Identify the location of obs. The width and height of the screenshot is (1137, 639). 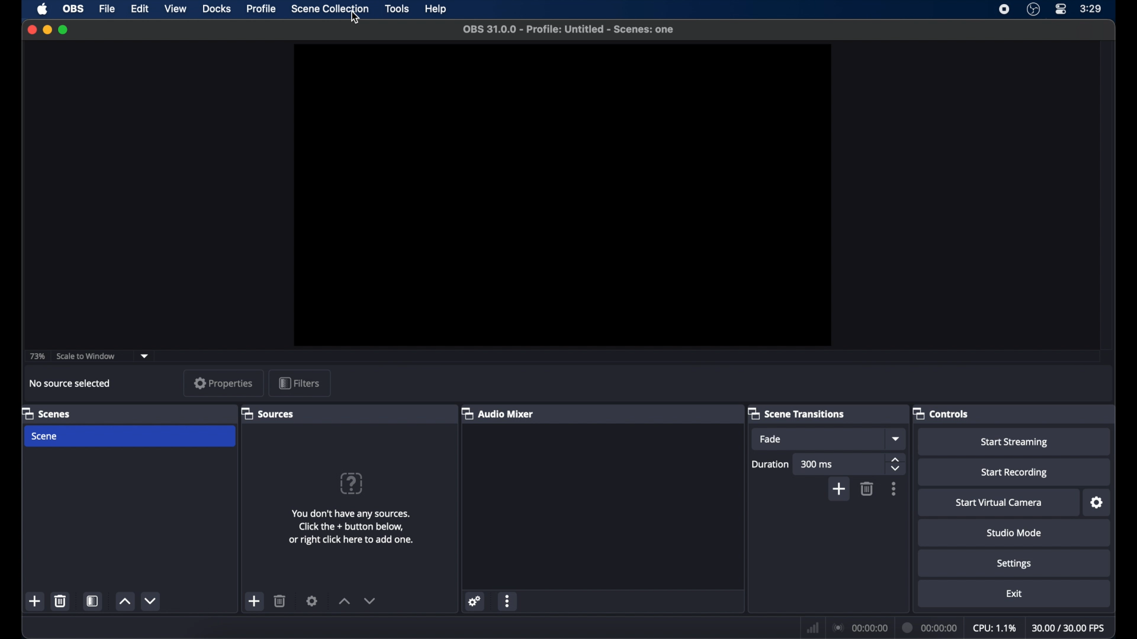
(73, 8).